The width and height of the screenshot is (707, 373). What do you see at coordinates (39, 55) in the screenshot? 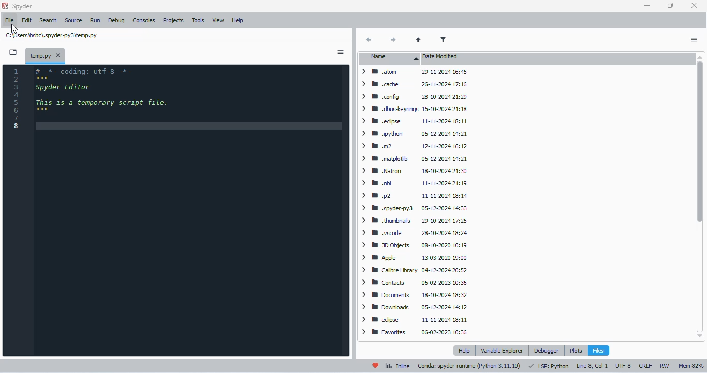
I see `temporary file` at bounding box center [39, 55].